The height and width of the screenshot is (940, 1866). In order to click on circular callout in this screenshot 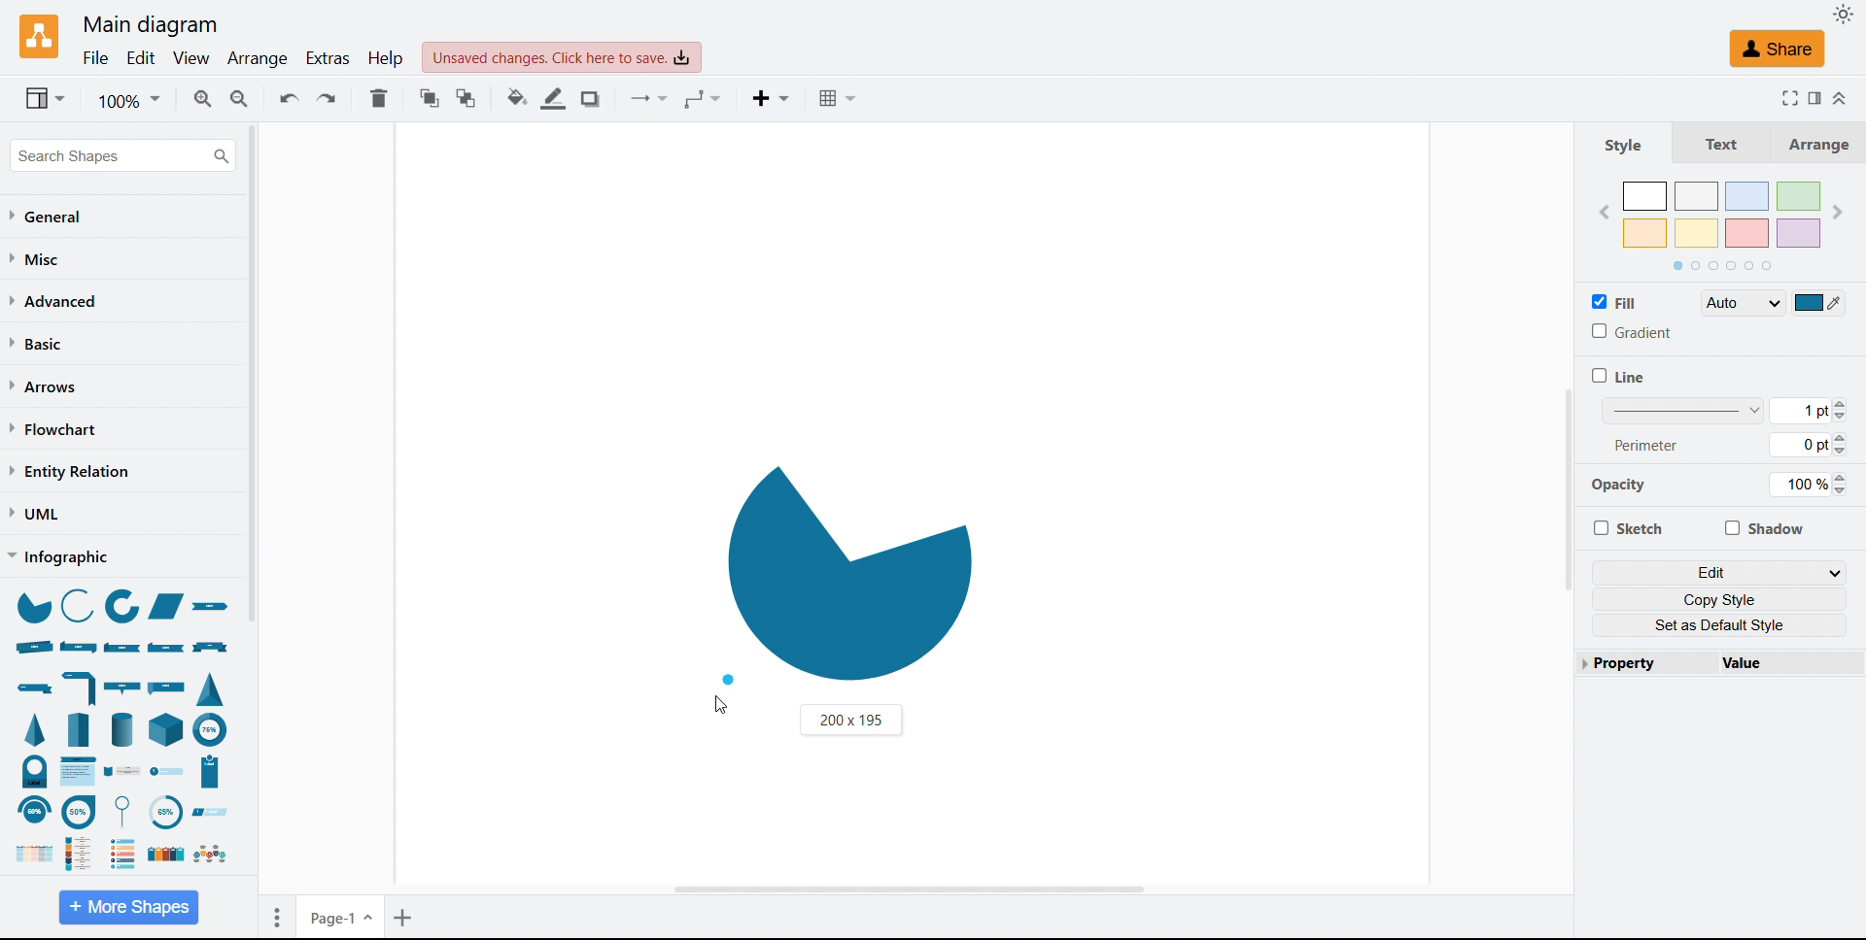, I will do `click(79, 811)`.